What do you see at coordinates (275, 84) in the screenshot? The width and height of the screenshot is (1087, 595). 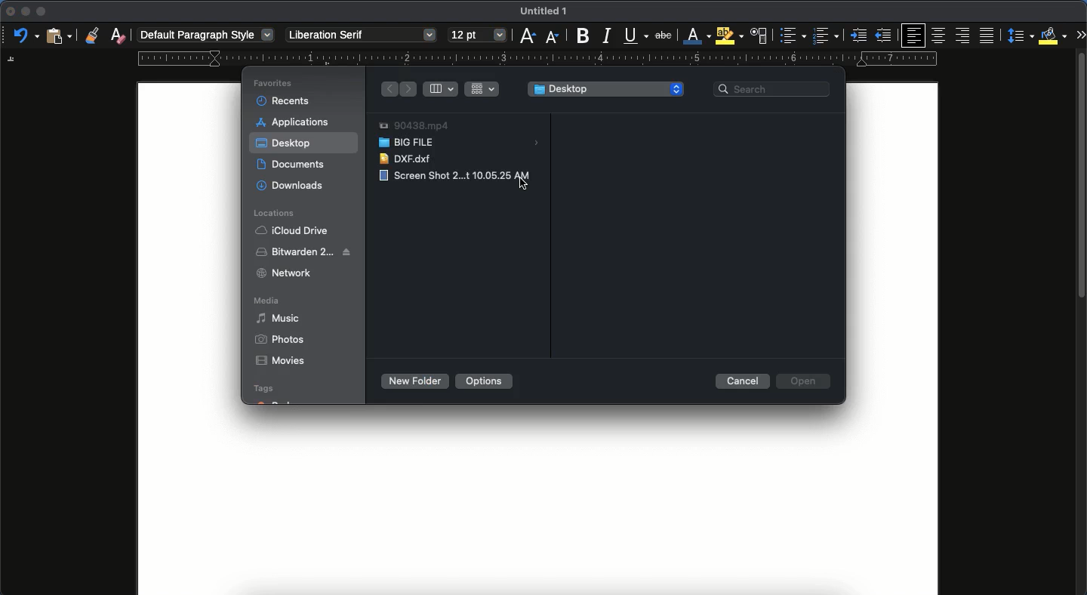 I see `favorite` at bounding box center [275, 84].